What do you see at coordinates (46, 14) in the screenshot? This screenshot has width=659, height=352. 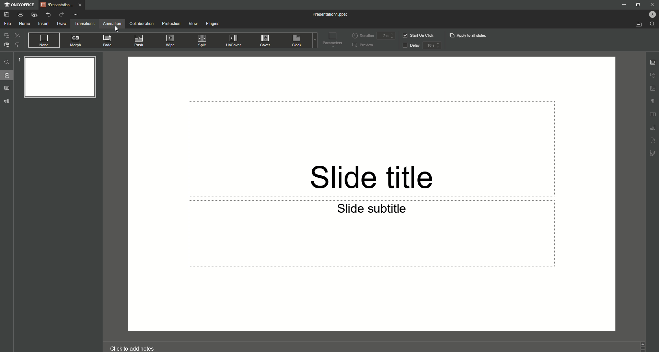 I see `Undo` at bounding box center [46, 14].